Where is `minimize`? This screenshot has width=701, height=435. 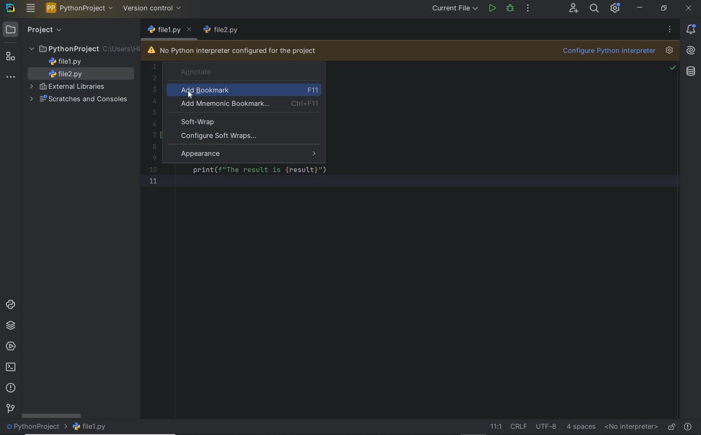
minimize is located at coordinates (640, 8).